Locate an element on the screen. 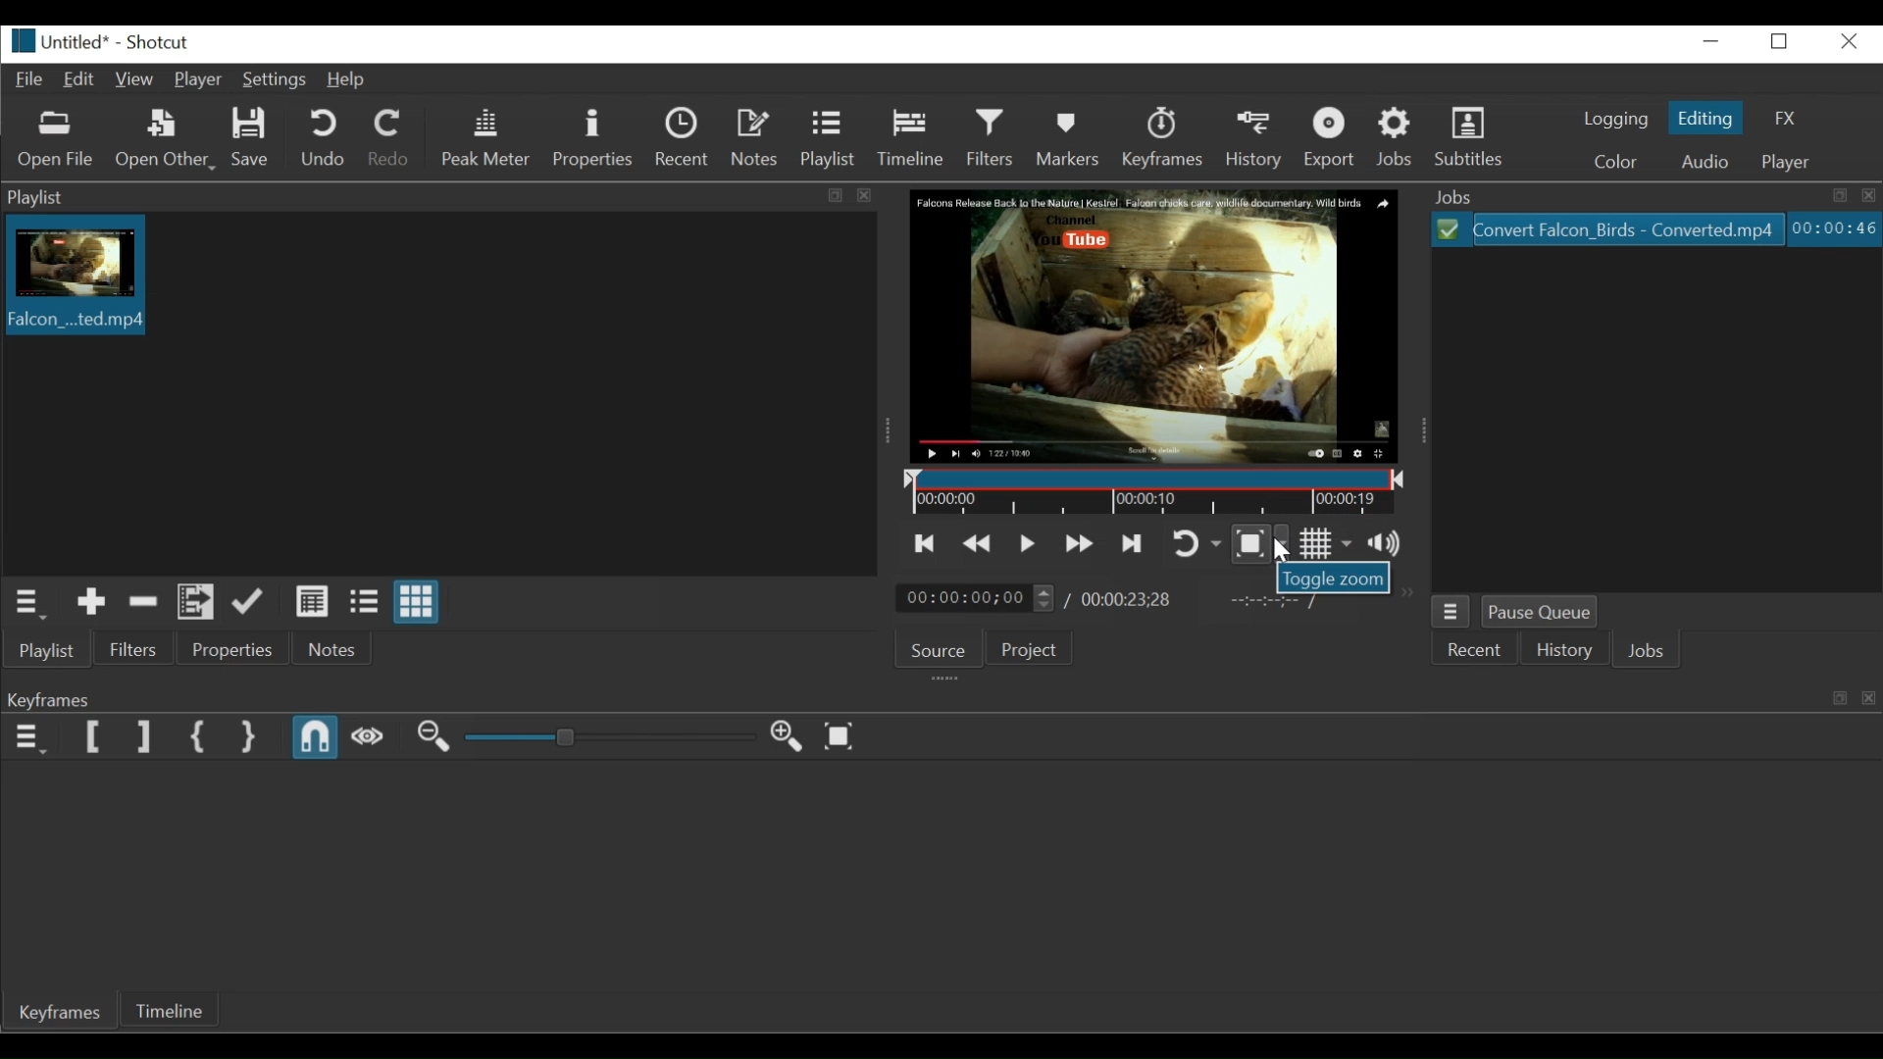  Color is located at coordinates (1615, 162).